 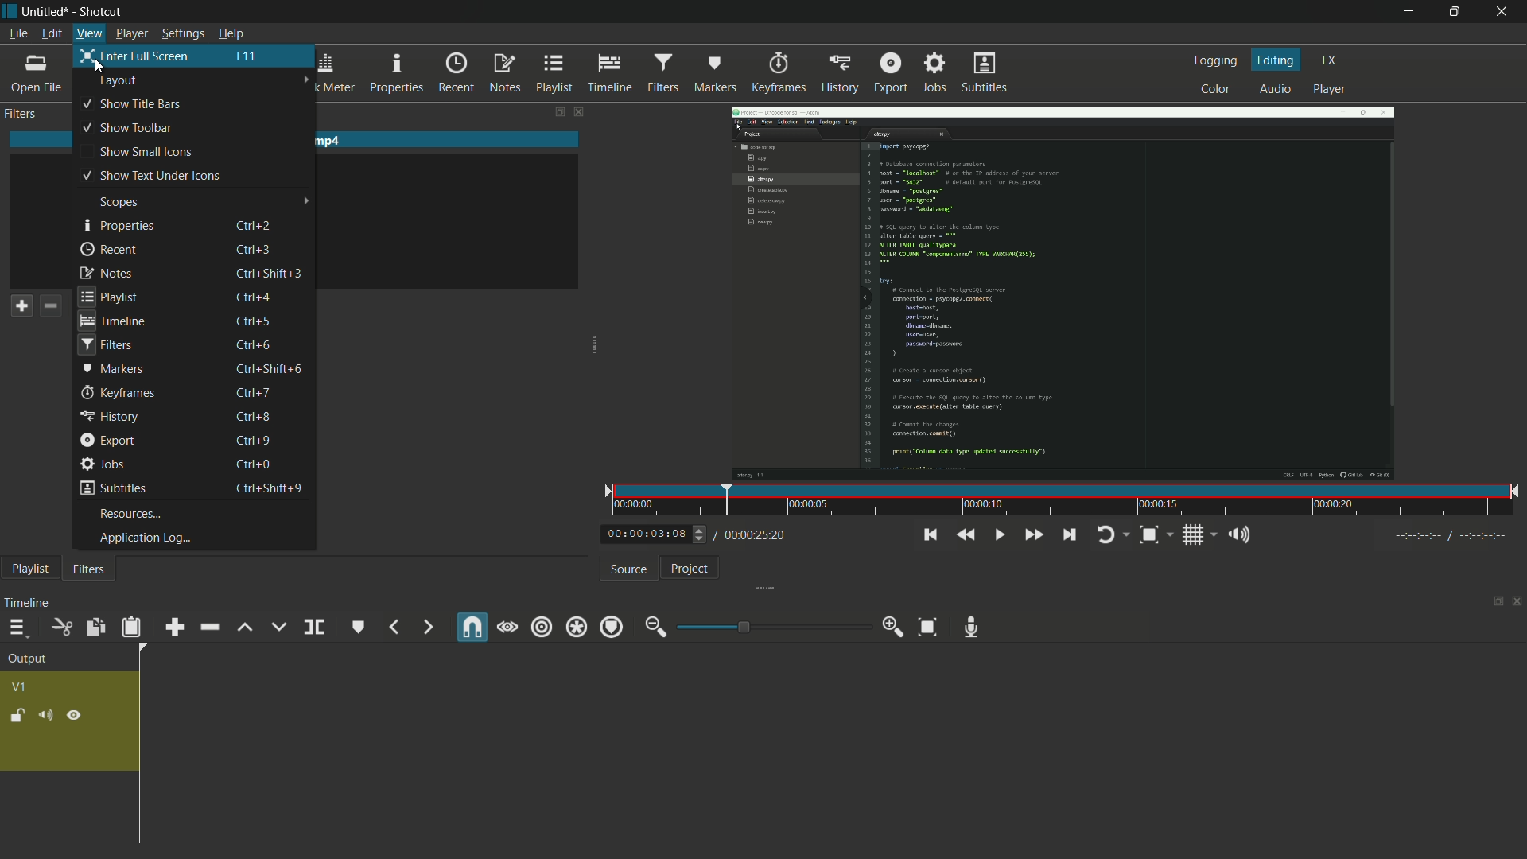 What do you see at coordinates (106, 272) in the screenshot?
I see `notes` at bounding box center [106, 272].